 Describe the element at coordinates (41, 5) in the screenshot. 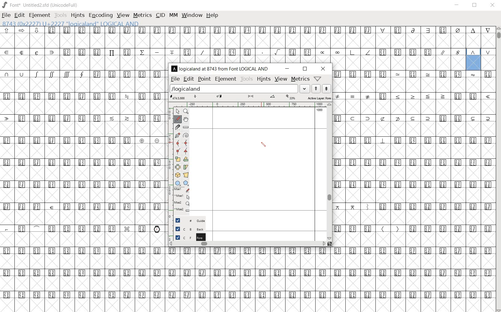

I see `font* Untitled2.sfd (UnicodeFull)` at that location.